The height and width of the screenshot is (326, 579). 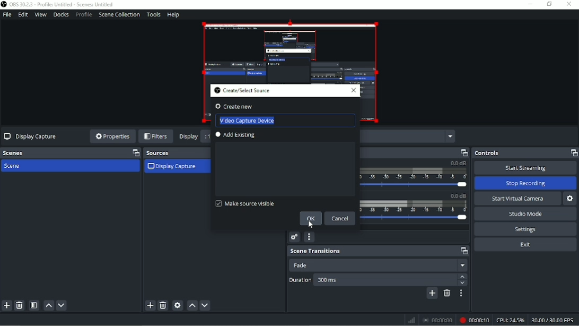 I want to click on Open source properties, so click(x=177, y=305).